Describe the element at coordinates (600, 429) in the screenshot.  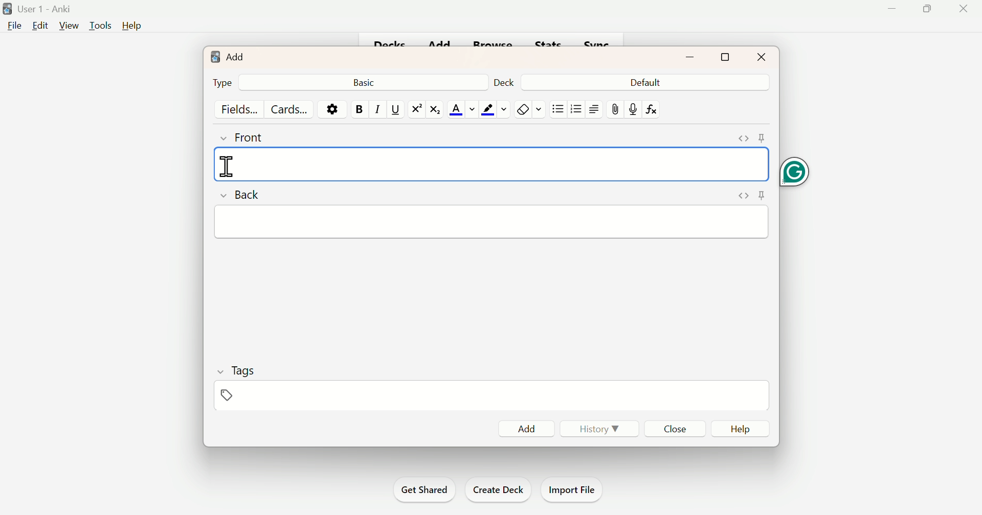
I see `History` at that location.